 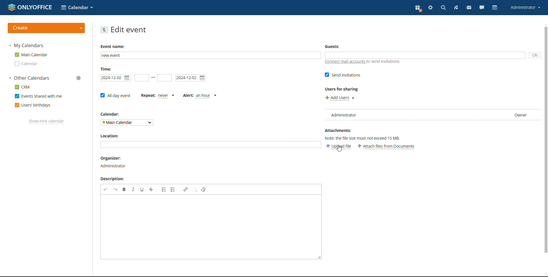 I want to click on guest:, so click(x=334, y=47).